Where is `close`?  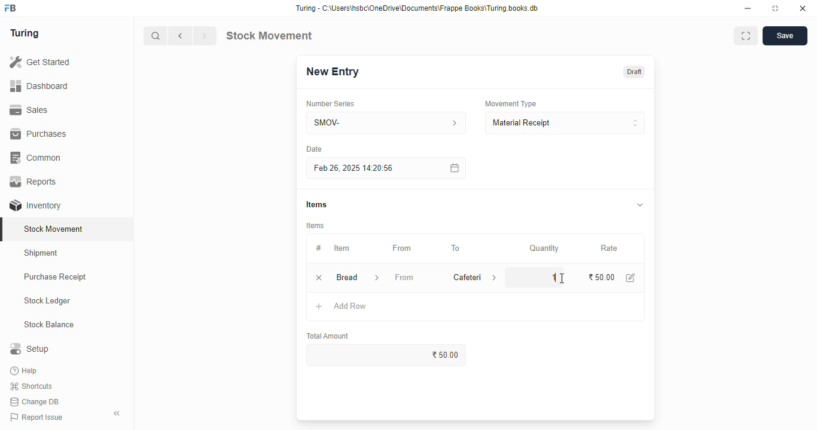
close is located at coordinates (803, 8).